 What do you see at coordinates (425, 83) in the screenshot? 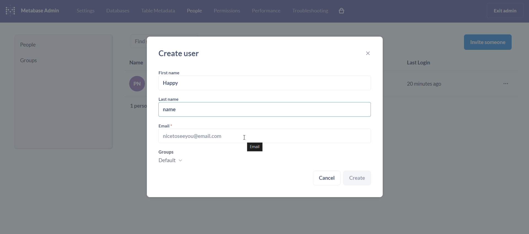
I see `20 minutes ago` at bounding box center [425, 83].